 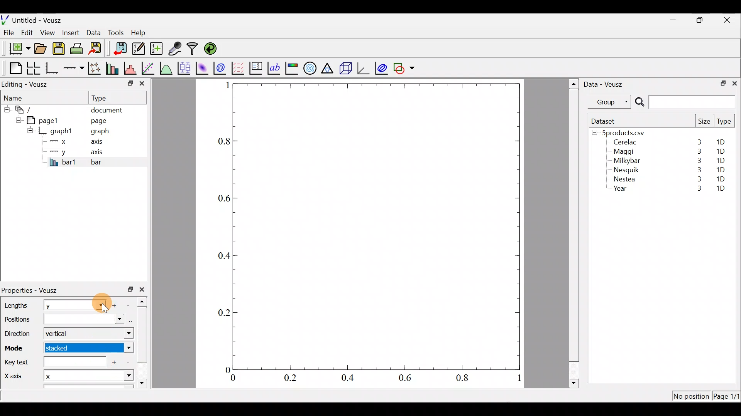 What do you see at coordinates (721, 179) in the screenshot?
I see `1D` at bounding box center [721, 179].